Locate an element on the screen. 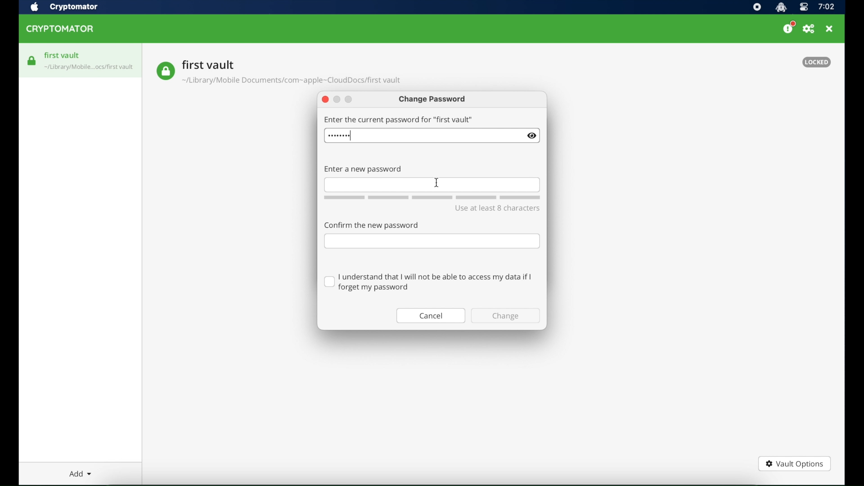 The width and height of the screenshot is (864, 486). confirm the password is located at coordinates (371, 225).